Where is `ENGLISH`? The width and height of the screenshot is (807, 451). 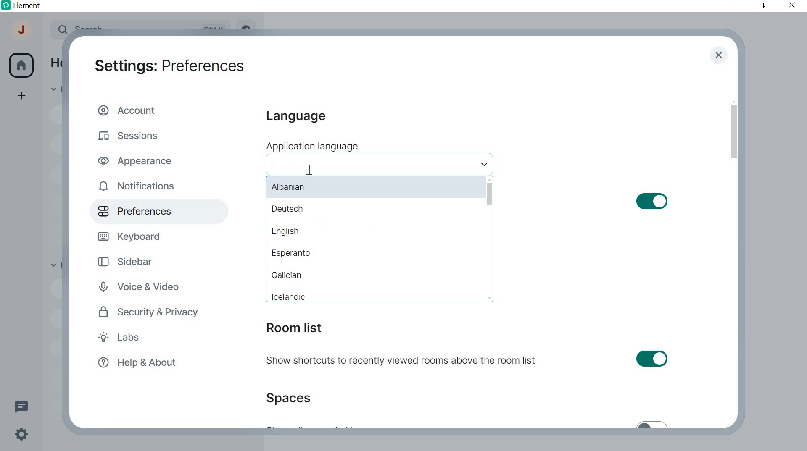
ENGLISH is located at coordinates (375, 233).